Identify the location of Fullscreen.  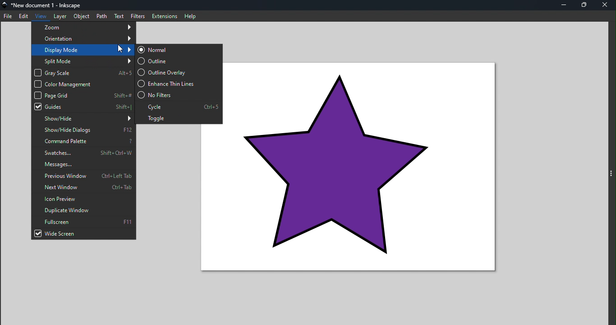
(83, 221).